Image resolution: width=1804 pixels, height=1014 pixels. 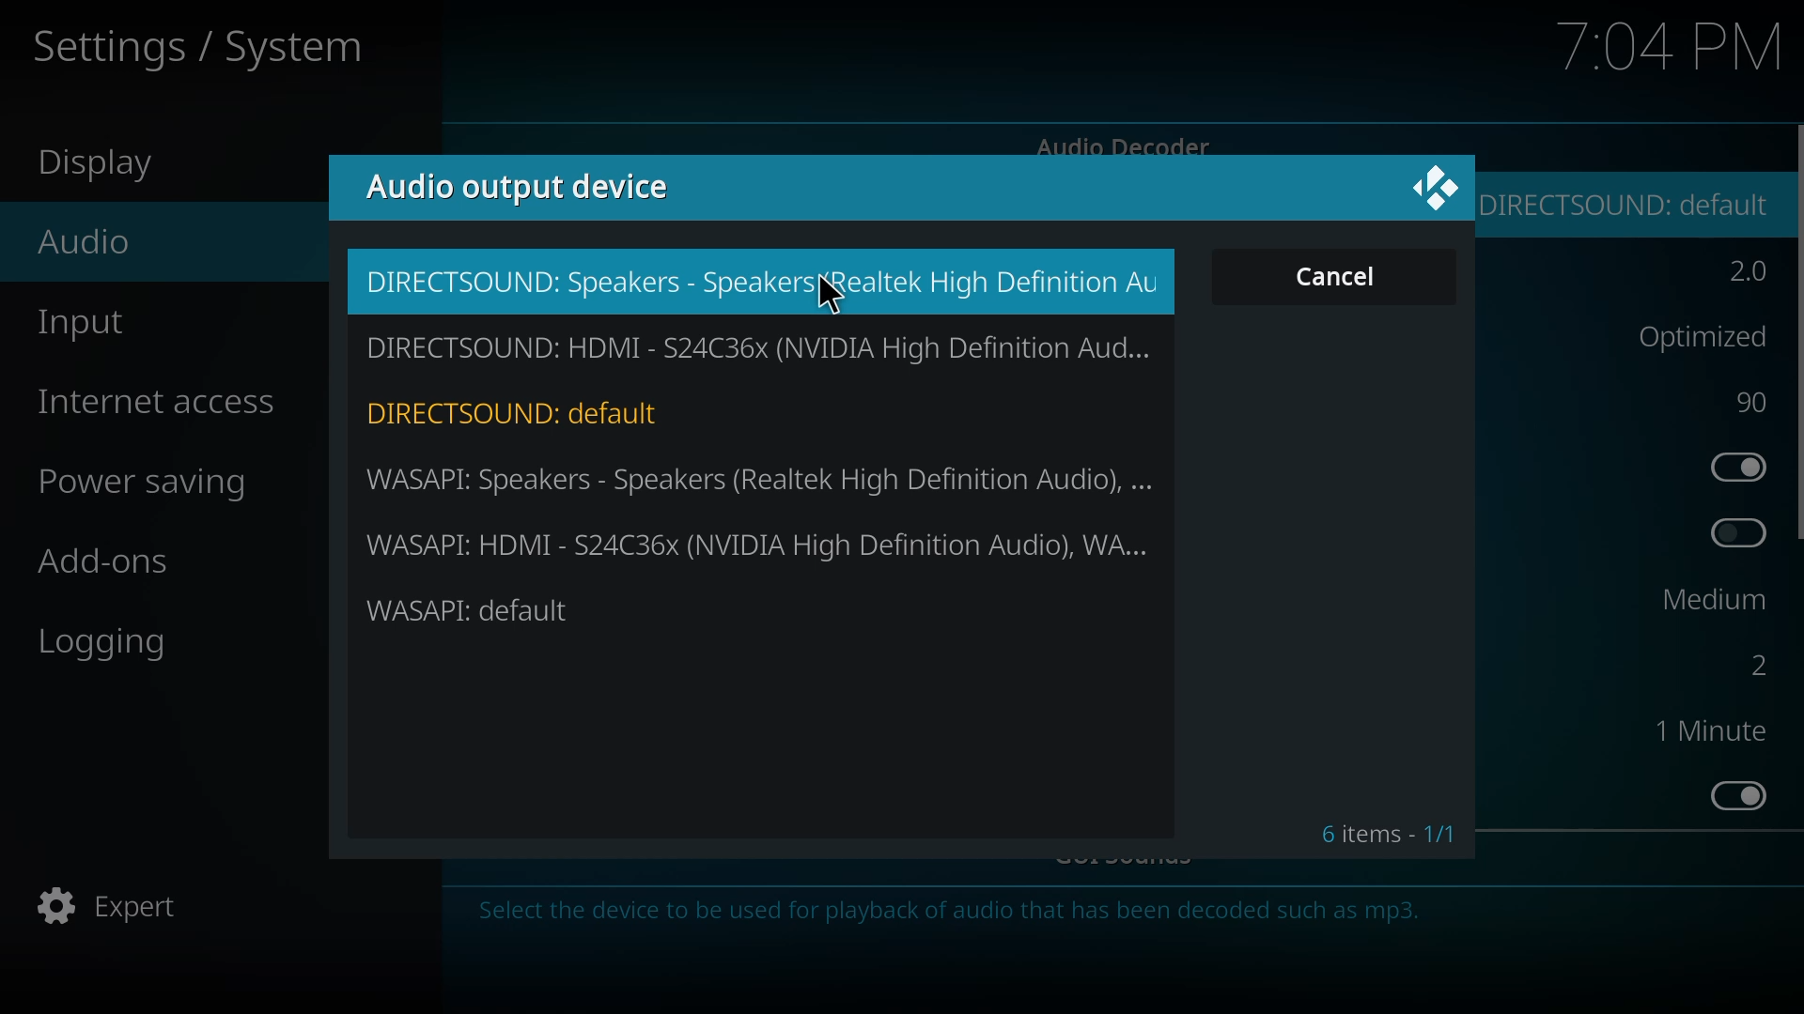 I want to click on optimized, so click(x=1697, y=334).